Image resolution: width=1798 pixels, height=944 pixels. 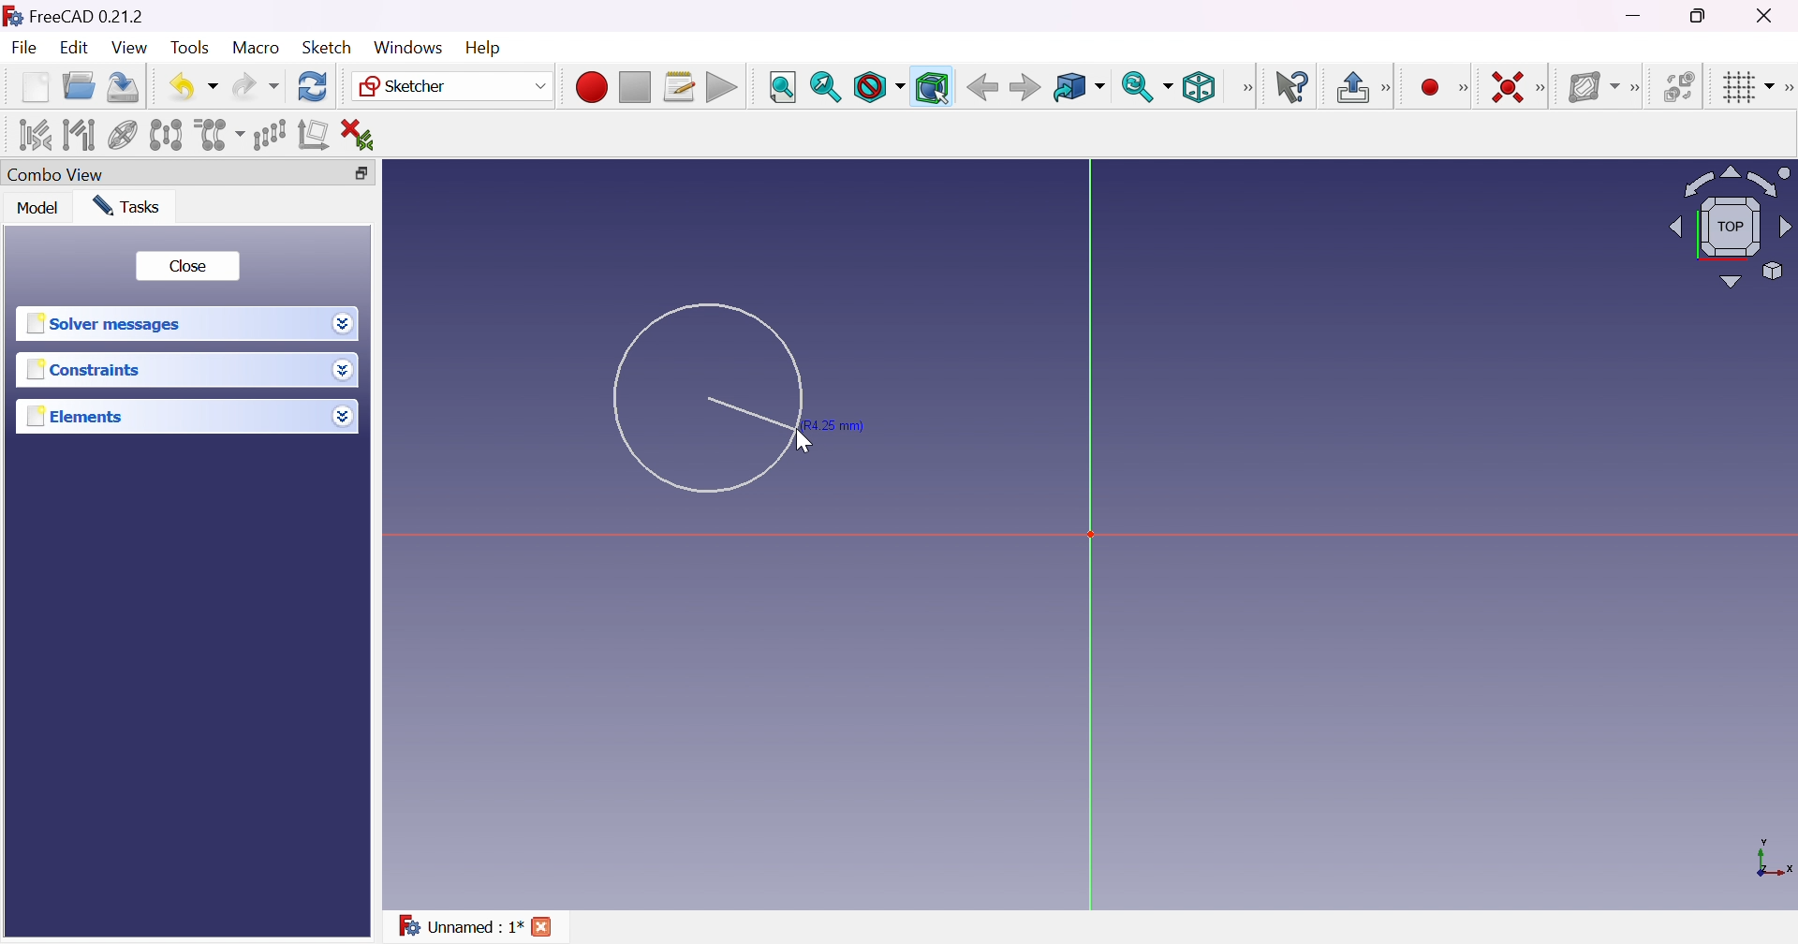 What do you see at coordinates (1787, 85) in the screenshot?
I see `[Sketcher edit tools]` at bounding box center [1787, 85].